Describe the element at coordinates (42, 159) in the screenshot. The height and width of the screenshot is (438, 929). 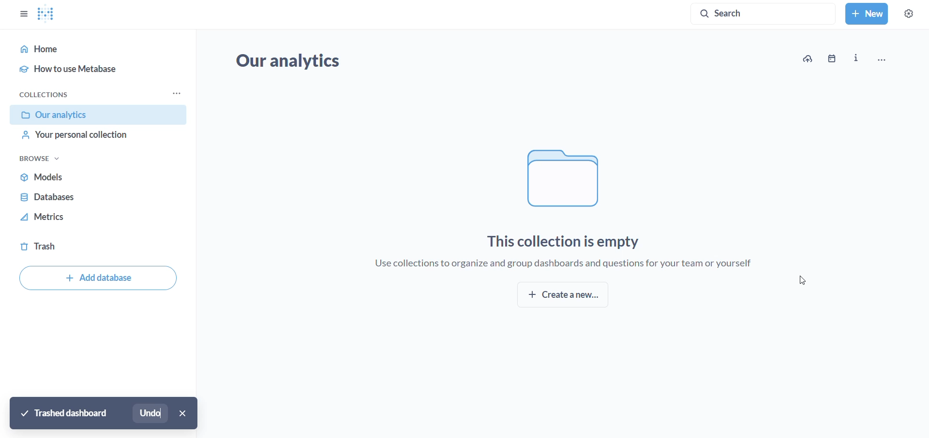
I see `browse` at that location.